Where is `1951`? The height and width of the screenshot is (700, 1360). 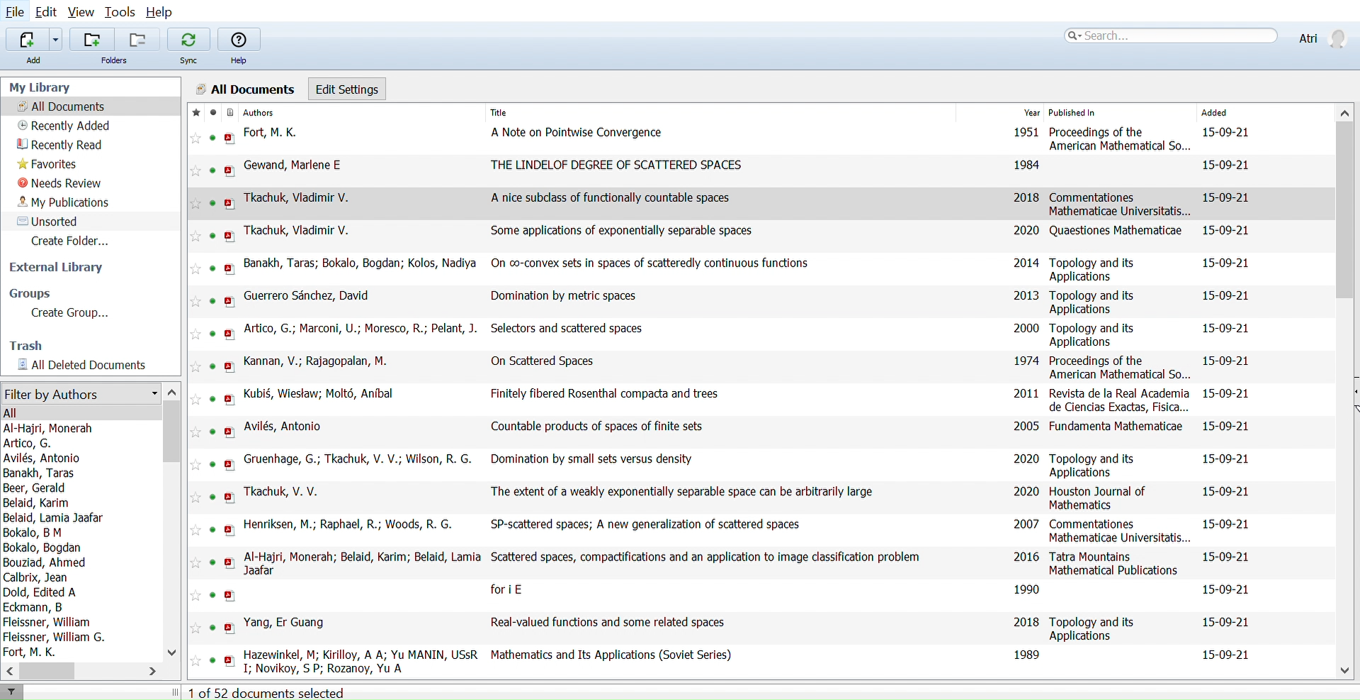
1951 is located at coordinates (1026, 132).